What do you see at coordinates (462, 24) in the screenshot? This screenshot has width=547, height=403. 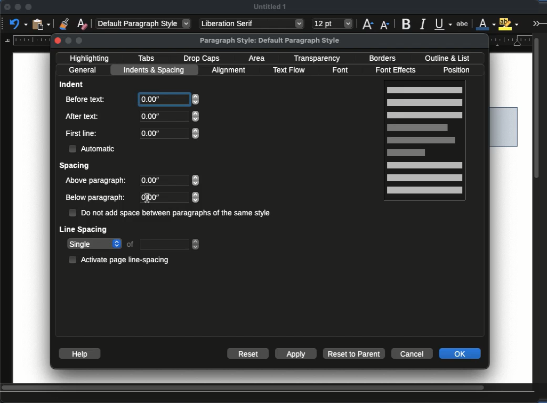 I see `strikethrough` at bounding box center [462, 24].